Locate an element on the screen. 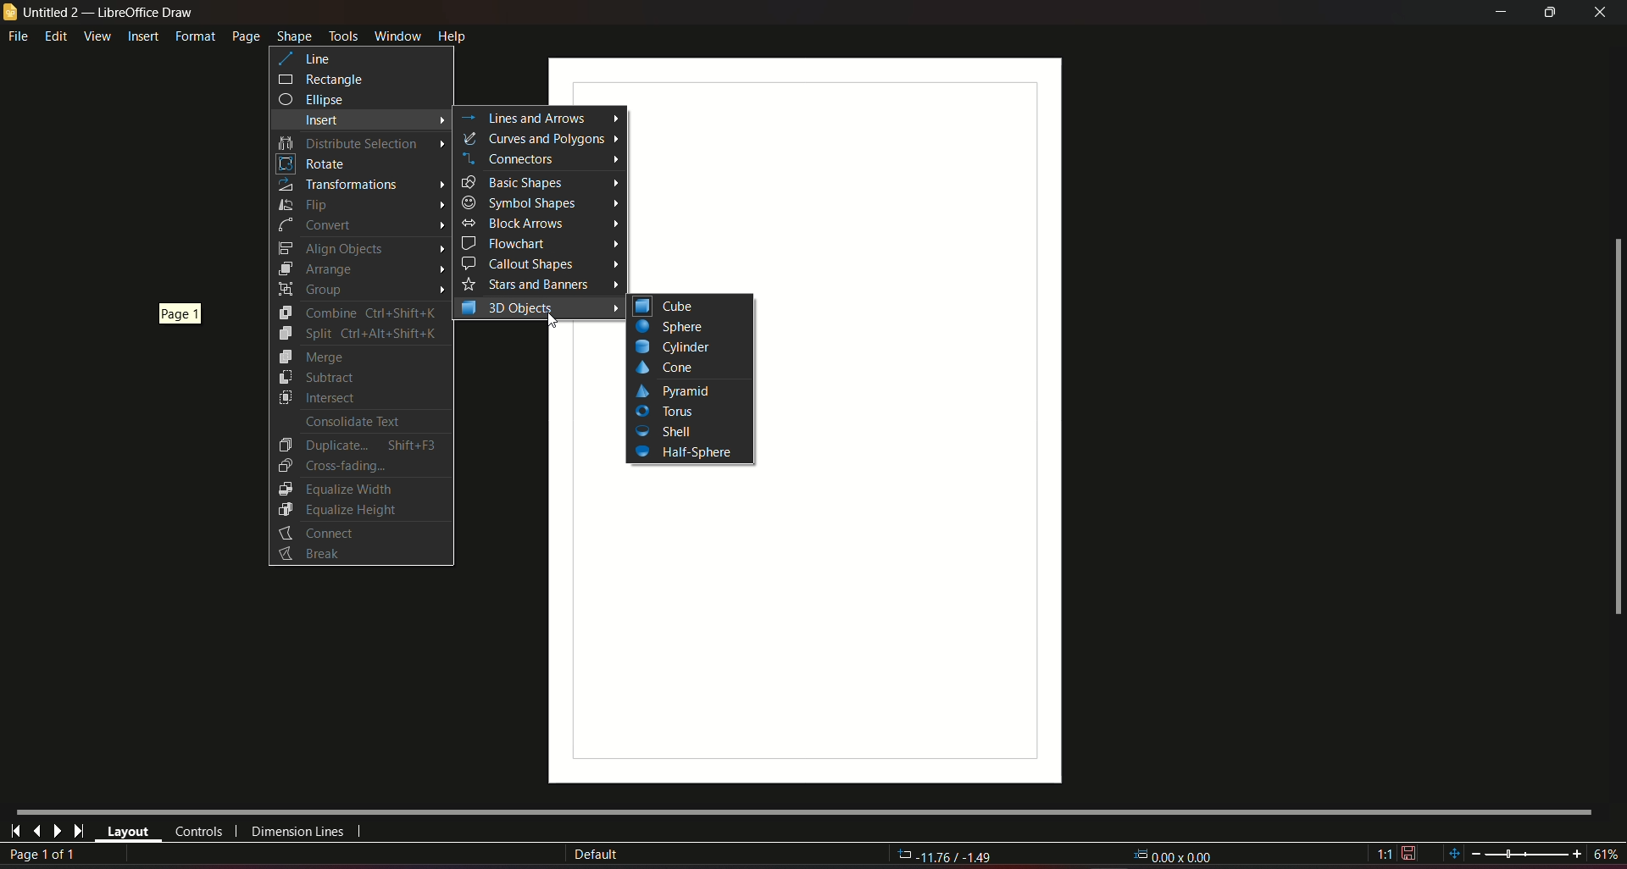 The image size is (1627, 869). Arrow is located at coordinates (614, 263).